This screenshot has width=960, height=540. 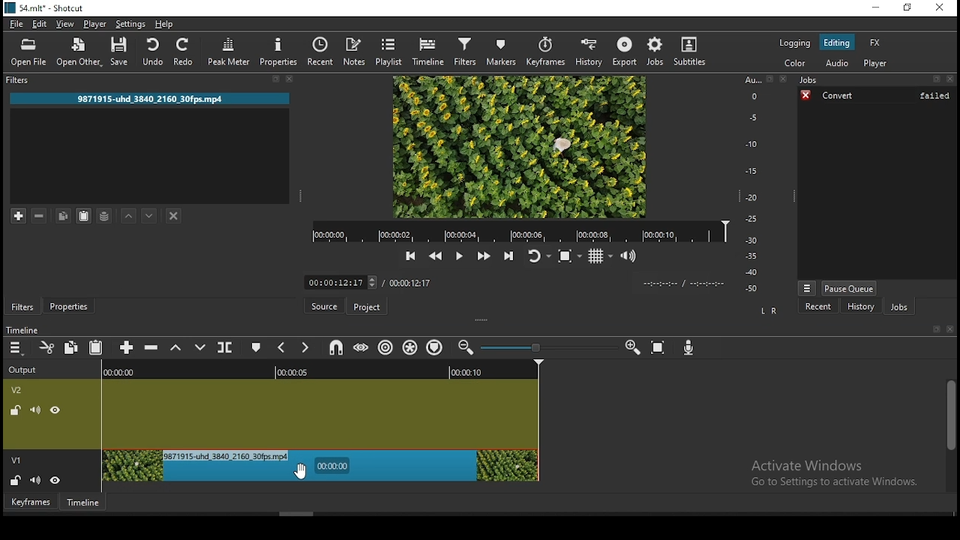 What do you see at coordinates (811, 305) in the screenshot?
I see `recent` at bounding box center [811, 305].